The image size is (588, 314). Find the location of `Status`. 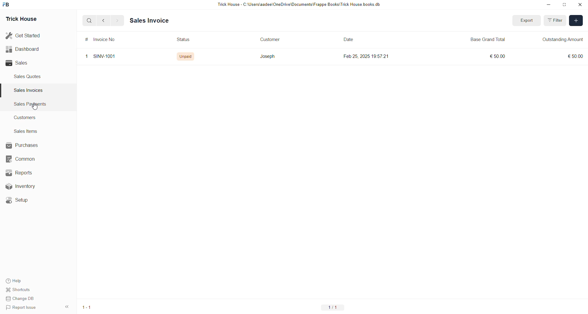

Status is located at coordinates (185, 39).